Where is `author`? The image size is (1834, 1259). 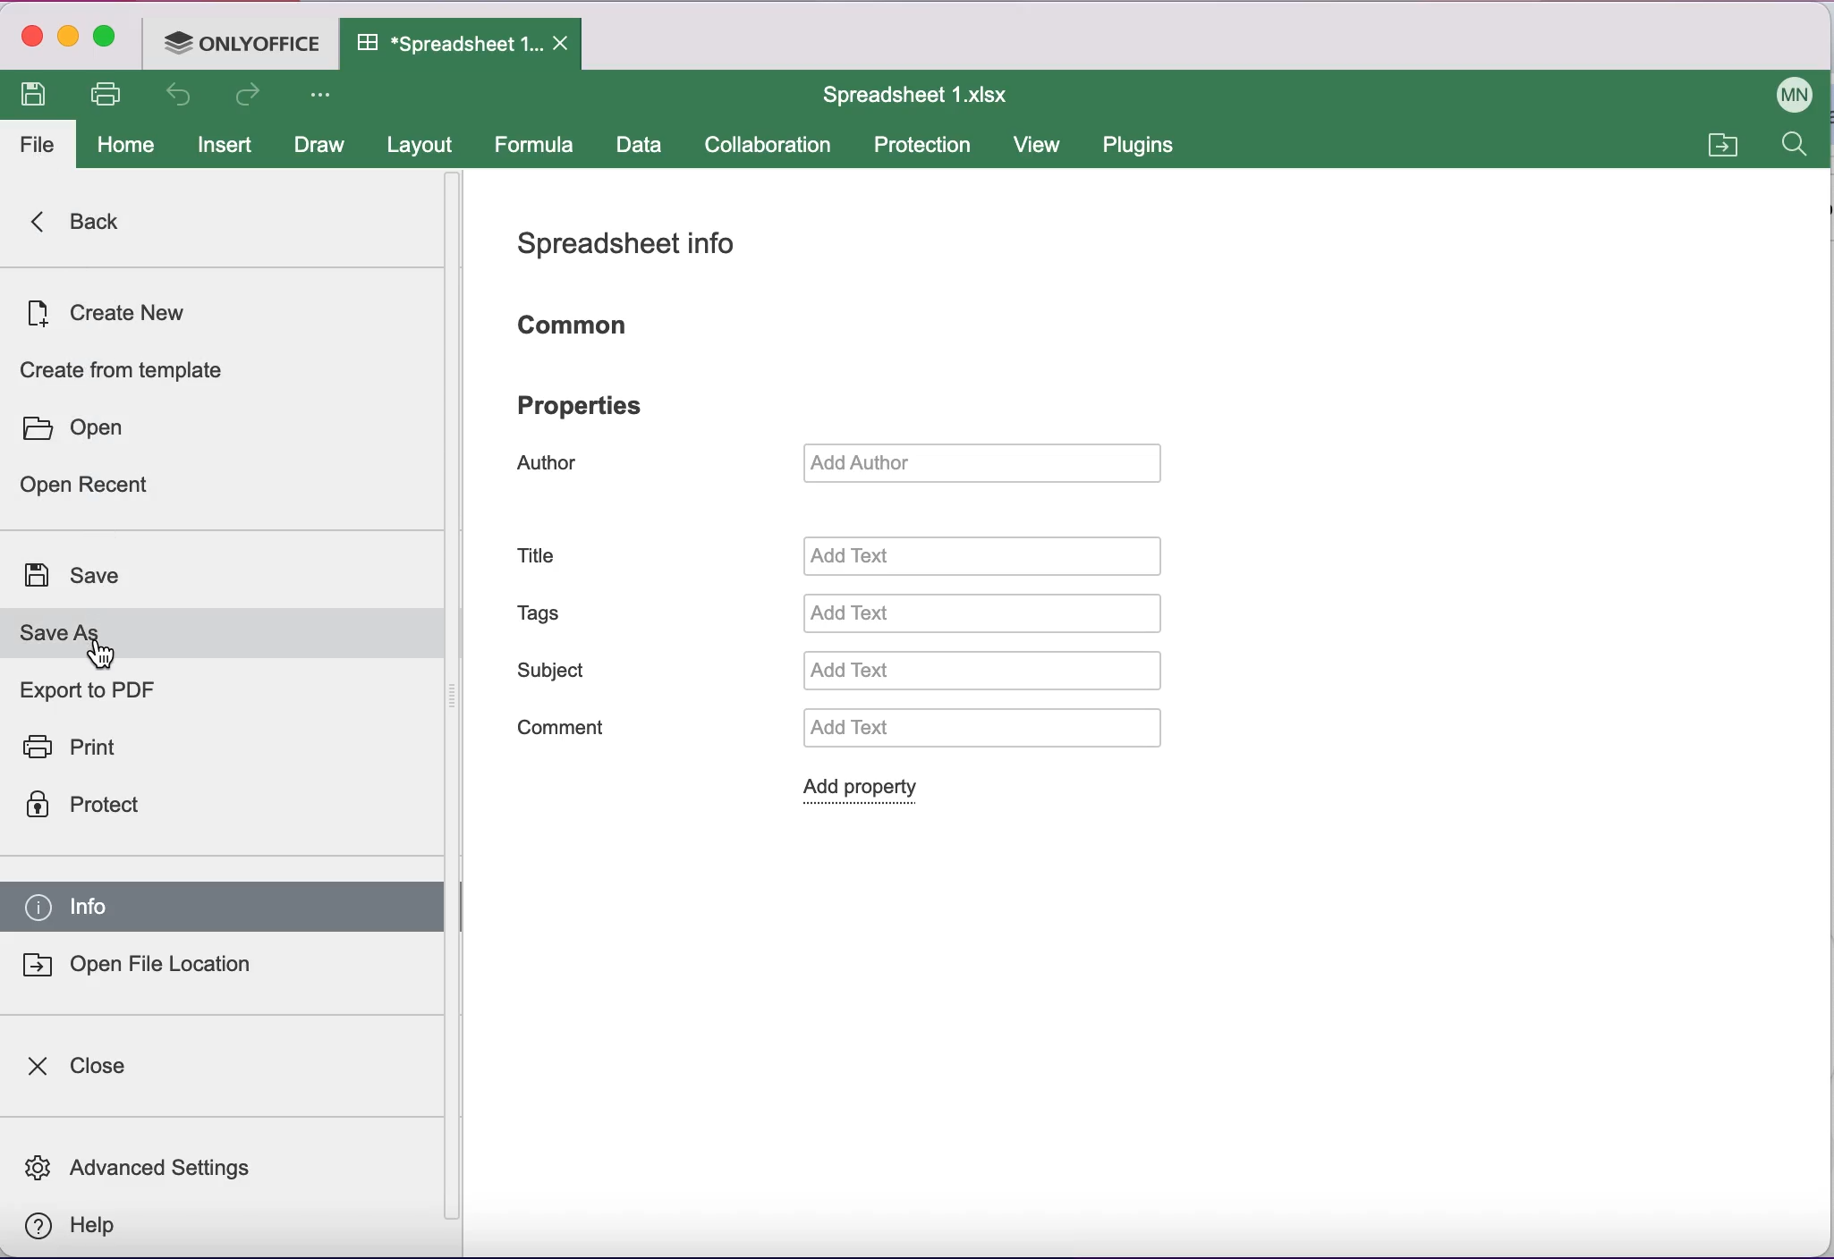 author is located at coordinates (555, 466).